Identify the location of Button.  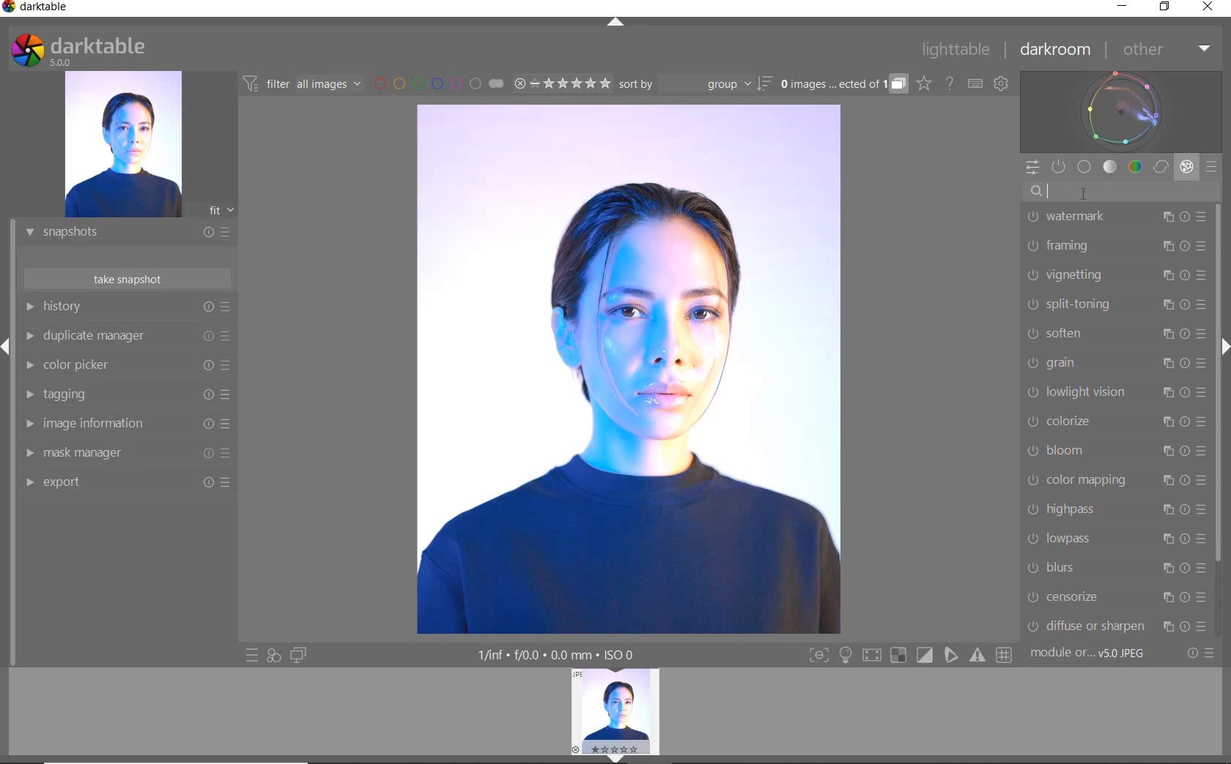
(979, 655).